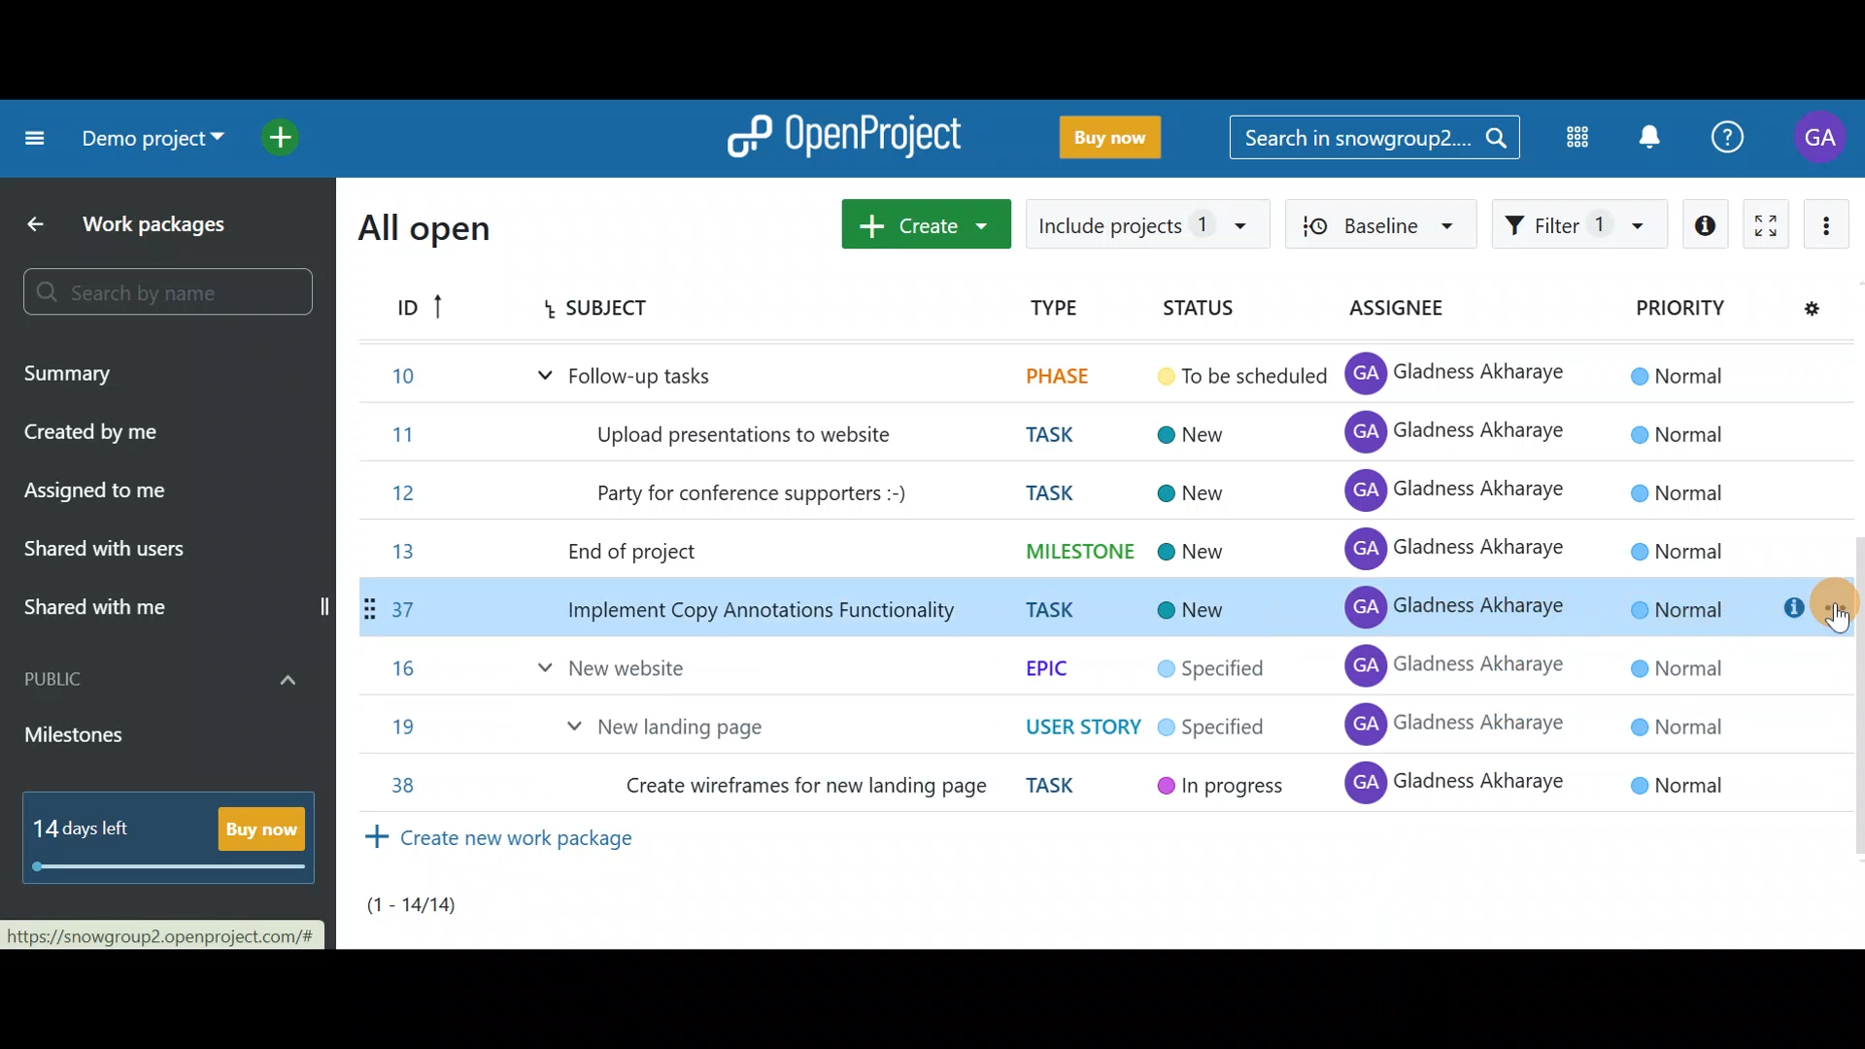 The height and width of the screenshot is (1049, 1865). What do you see at coordinates (1729, 140) in the screenshot?
I see `Help` at bounding box center [1729, 140].